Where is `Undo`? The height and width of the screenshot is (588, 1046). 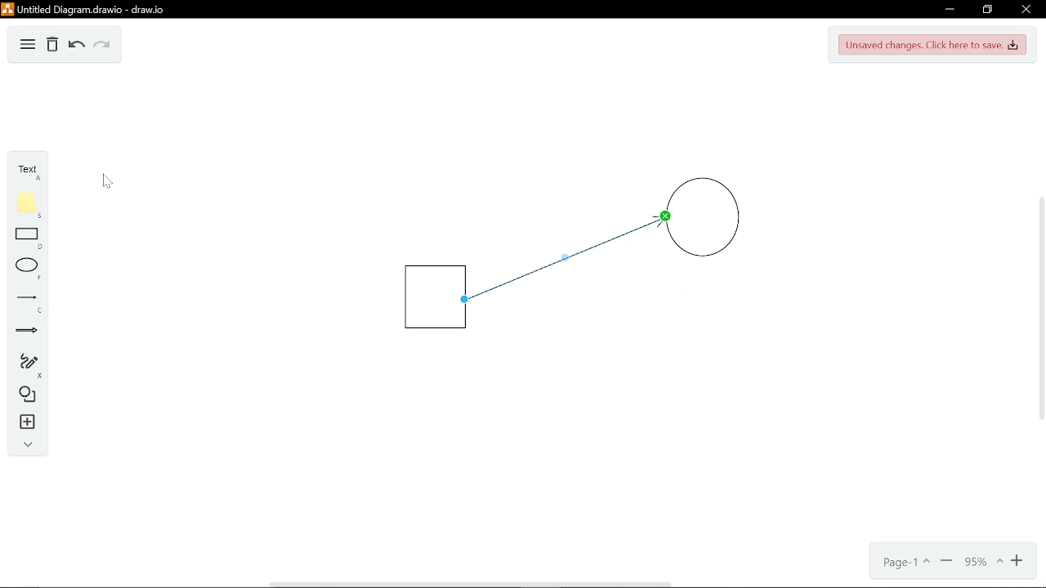 Undo is located at coordinates (76, 45).